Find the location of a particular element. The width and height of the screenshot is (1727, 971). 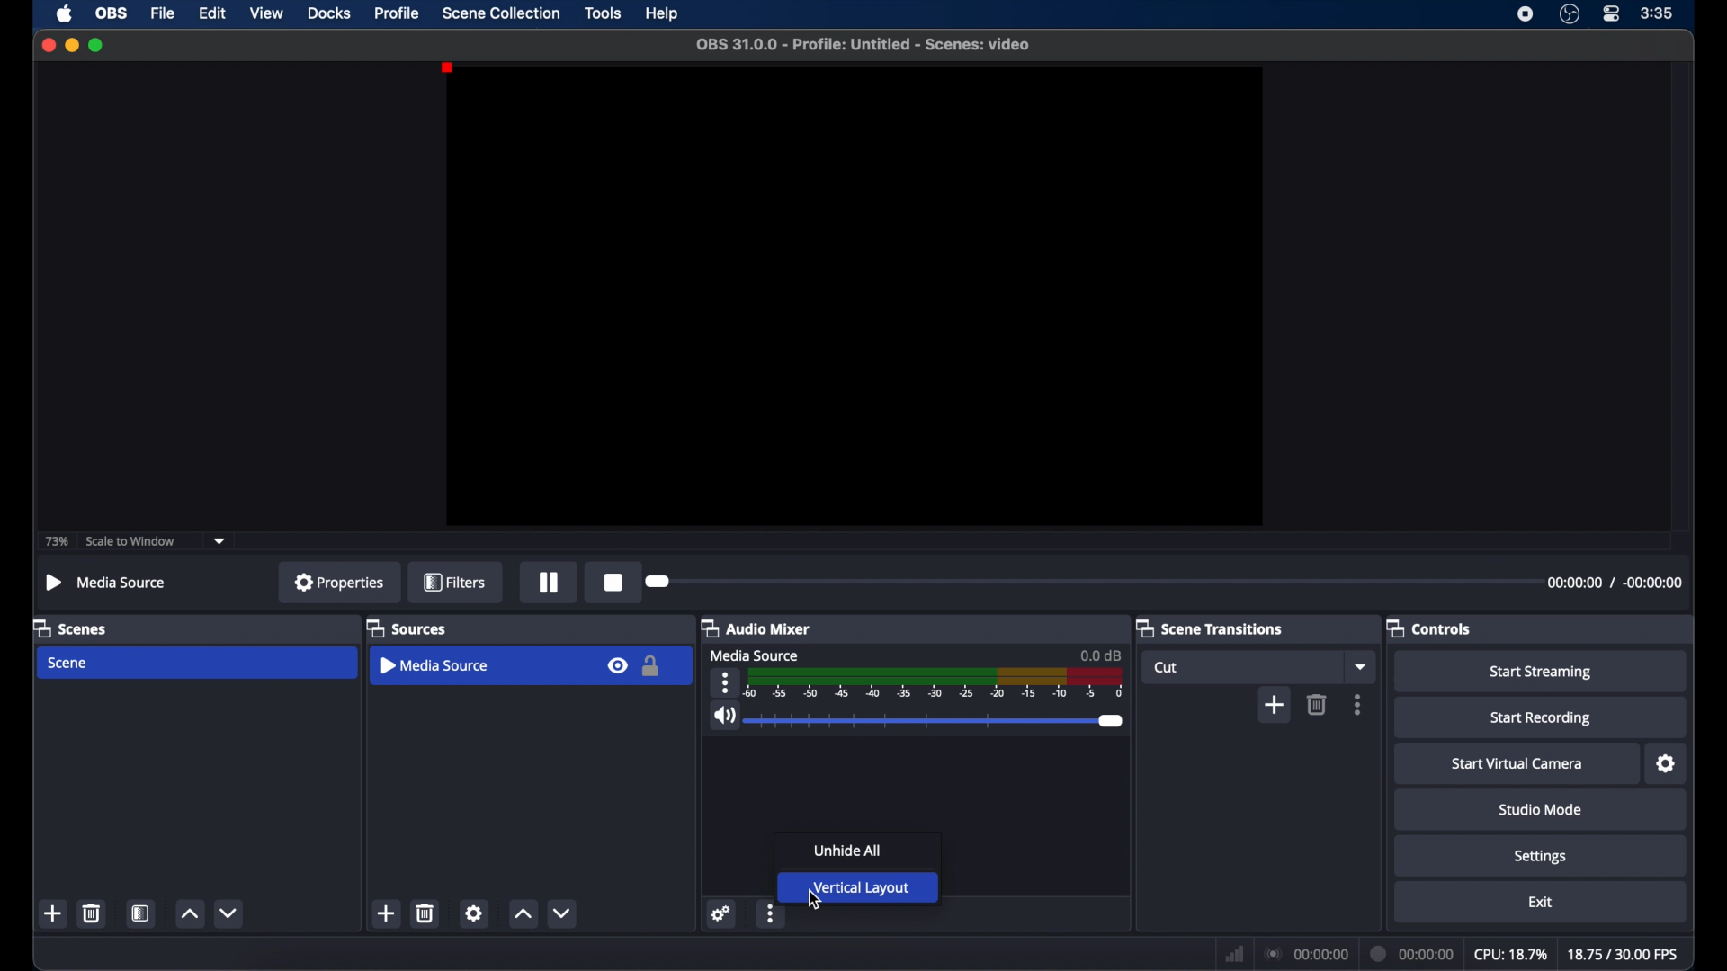

exit is located at coordinates (1540, 901).